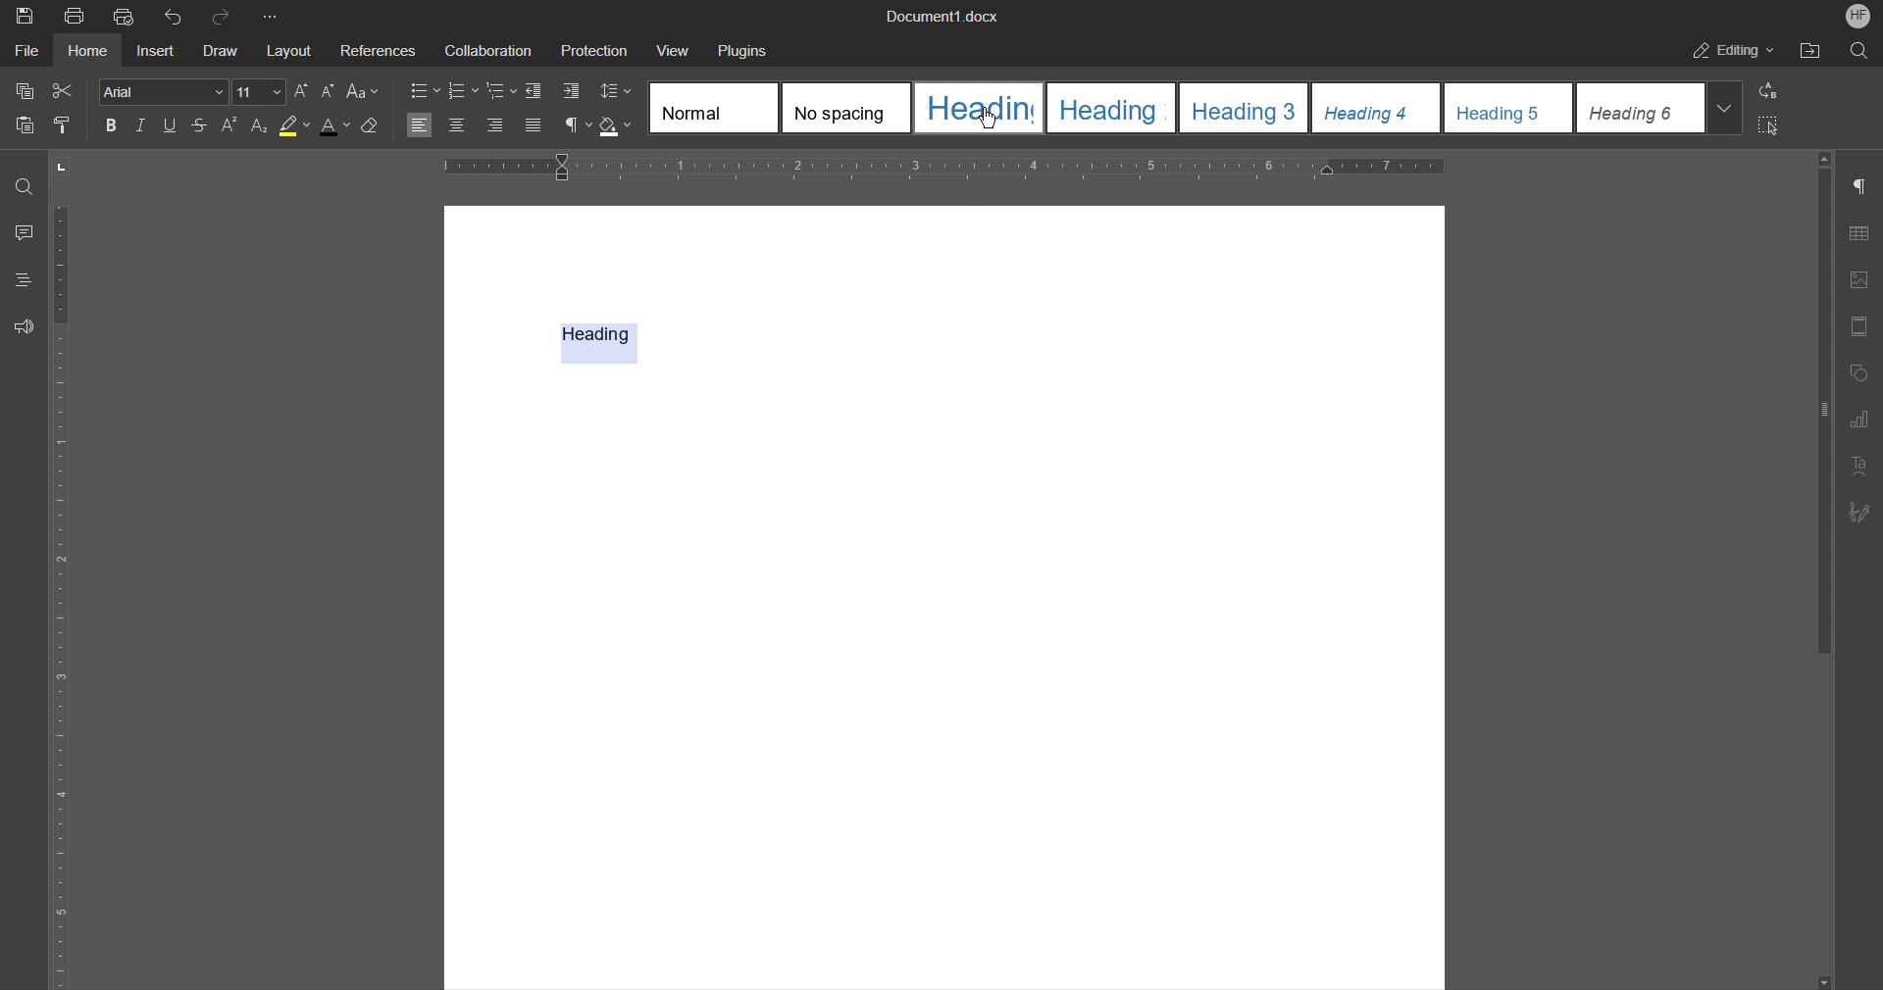 The height and width of the screenshot is (990, 1883). What do you see at coordinates (1859, 326) in the screenshot?
I see `Header/Footer` at bounding box center [1859, 326].